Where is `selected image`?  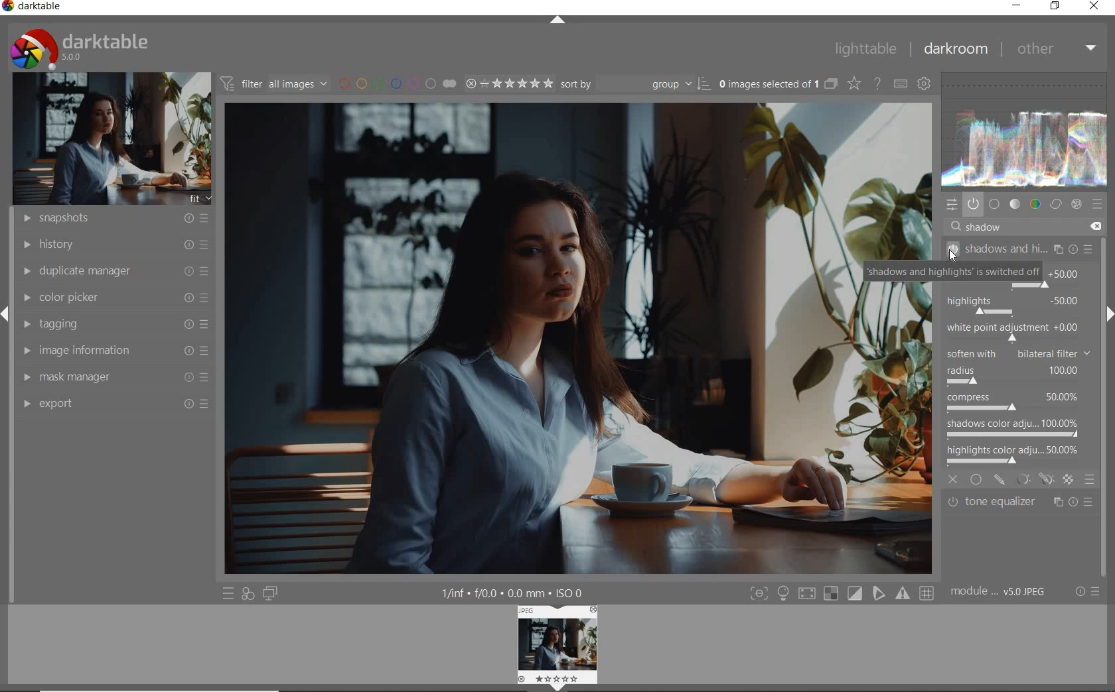 selected image is located at coordinates (526, 339).